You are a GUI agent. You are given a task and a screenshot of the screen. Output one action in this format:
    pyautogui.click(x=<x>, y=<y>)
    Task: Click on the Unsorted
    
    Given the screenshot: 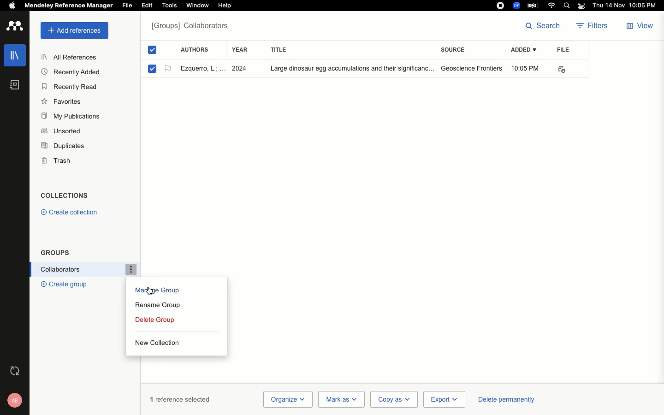 What is the action you would take?
    pyautogui.click(x=62, y=130)
    